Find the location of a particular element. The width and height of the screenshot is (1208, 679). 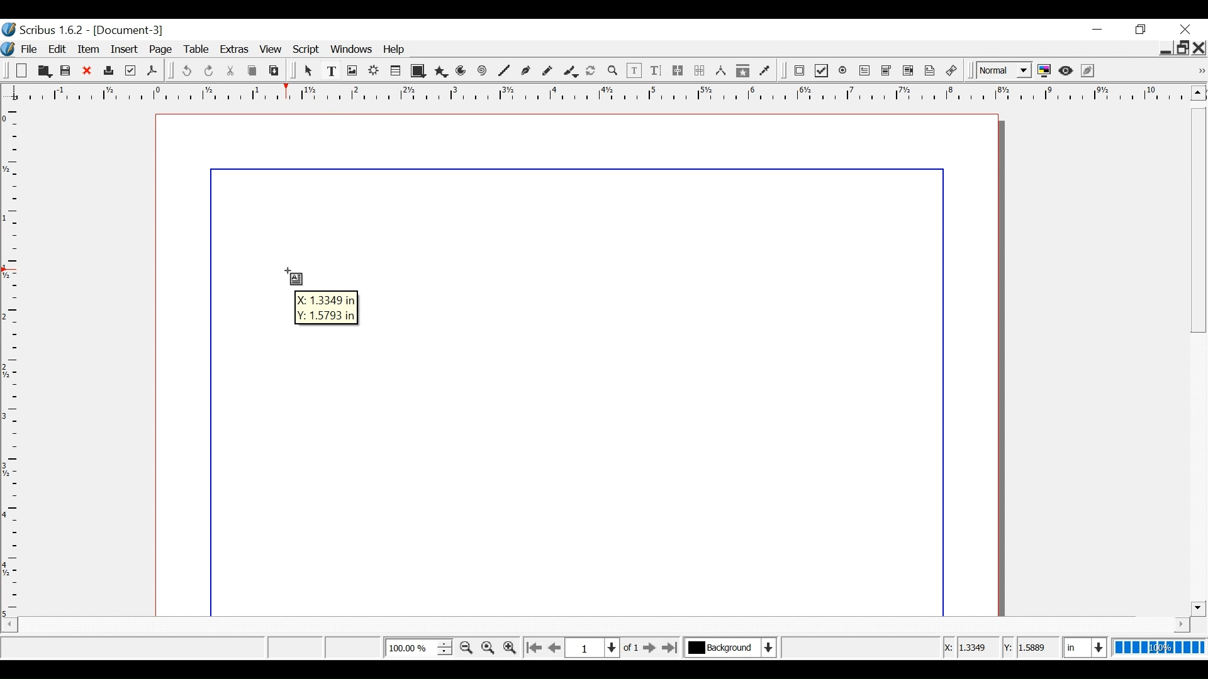

Save is located at coordinates (66, 70).